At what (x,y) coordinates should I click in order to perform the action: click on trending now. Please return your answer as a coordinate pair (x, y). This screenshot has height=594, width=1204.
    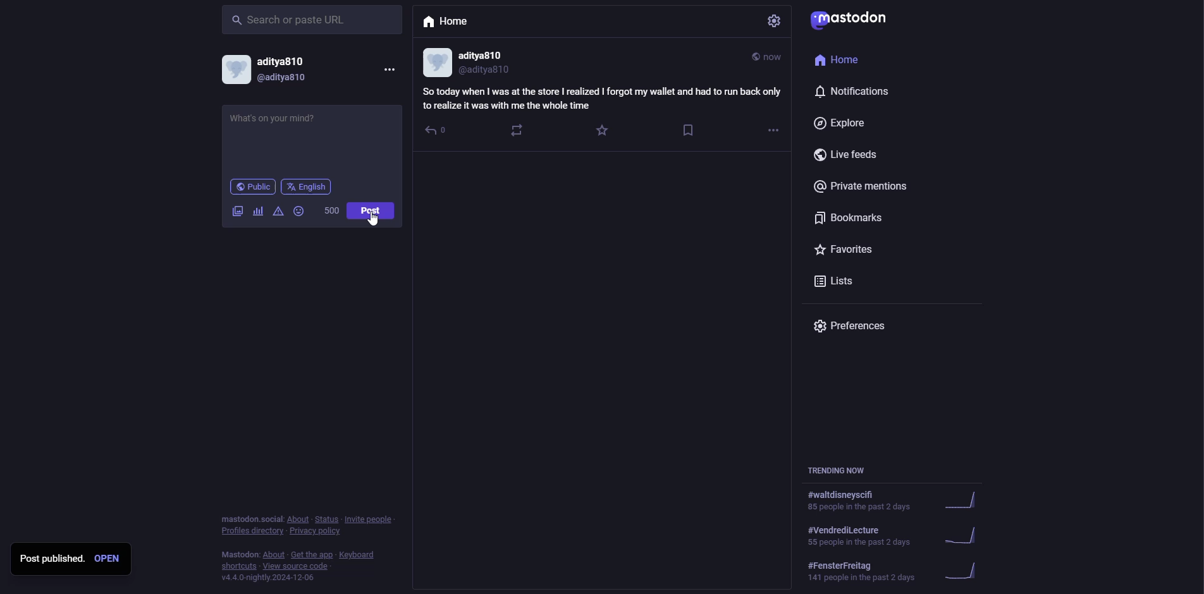
    Looking at the image, I should click on (897, 535).